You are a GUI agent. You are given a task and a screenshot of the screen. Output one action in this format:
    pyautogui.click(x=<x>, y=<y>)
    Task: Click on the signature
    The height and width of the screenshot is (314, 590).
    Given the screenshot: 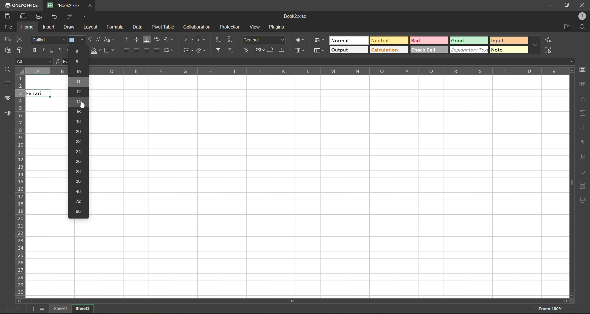 What is the action you would take?
    pyautogui.click(x=583, y=201)
    